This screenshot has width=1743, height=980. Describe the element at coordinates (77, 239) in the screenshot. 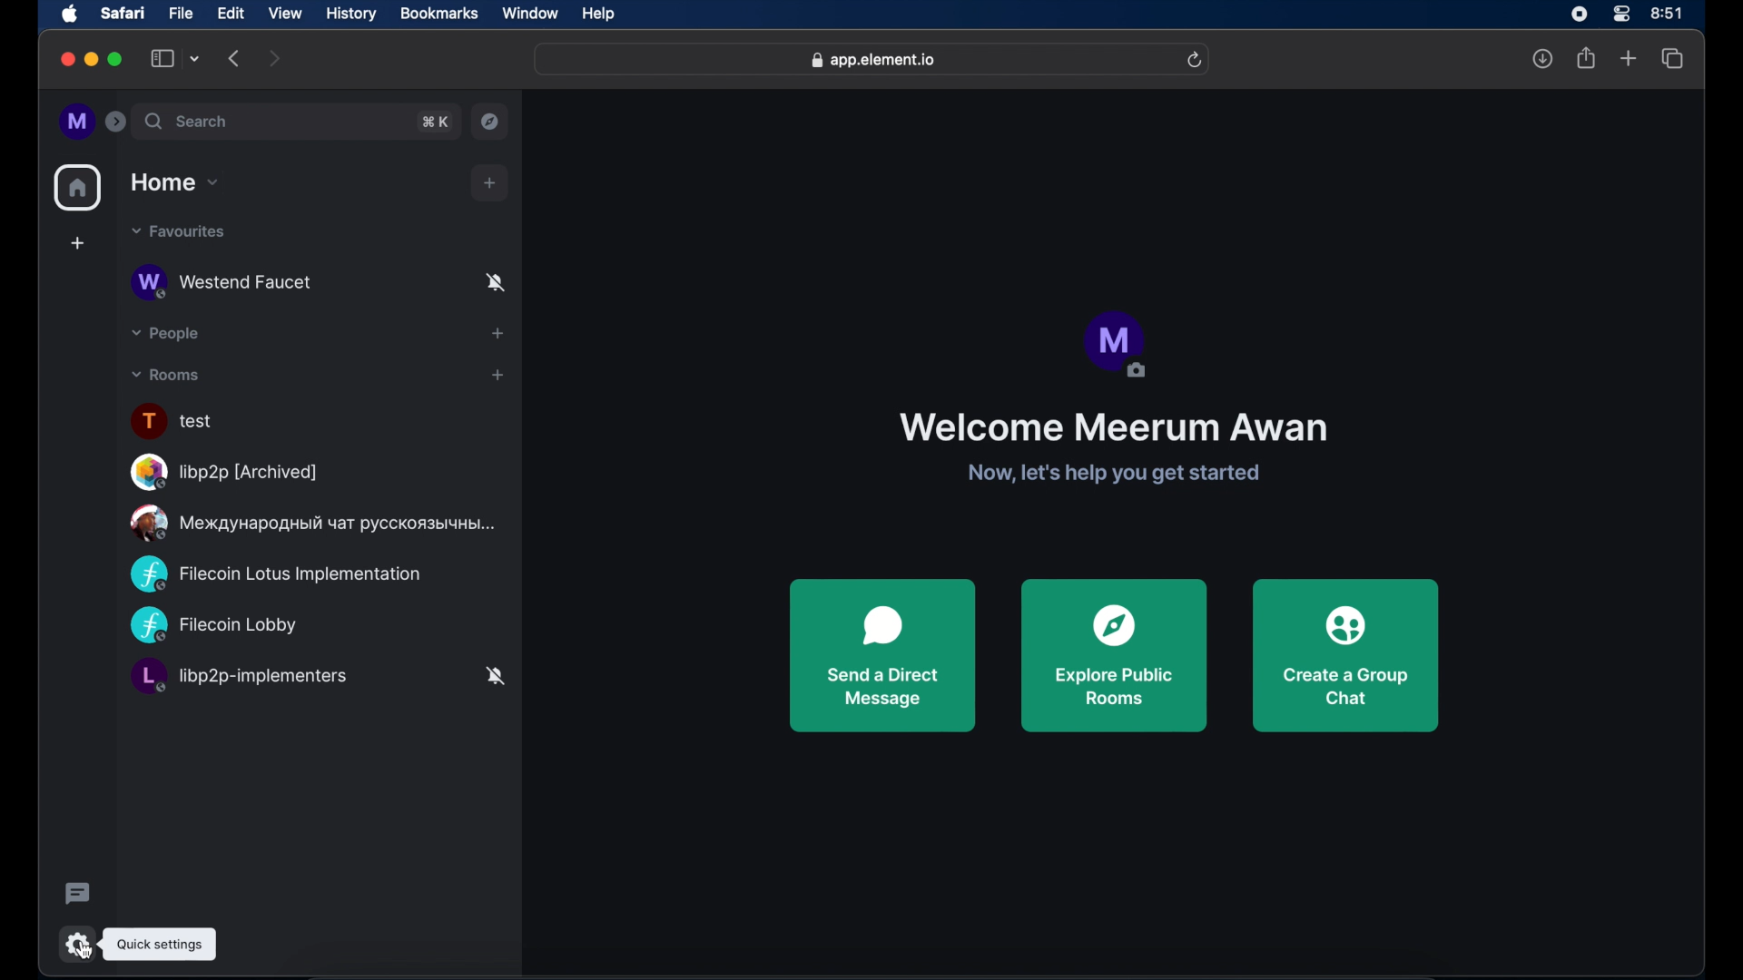

I see `add` at that location.